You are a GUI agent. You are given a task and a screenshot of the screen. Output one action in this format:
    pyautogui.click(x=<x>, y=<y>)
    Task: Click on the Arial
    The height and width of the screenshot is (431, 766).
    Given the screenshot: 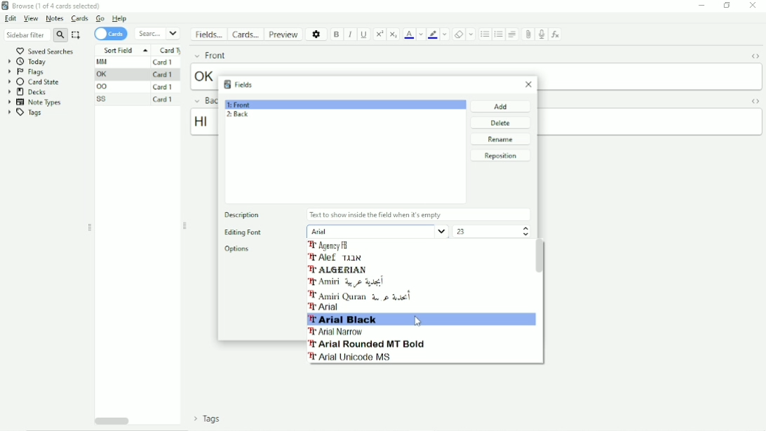 What is the action you would take?
    pyautogui.click(x=377, y=230)
    